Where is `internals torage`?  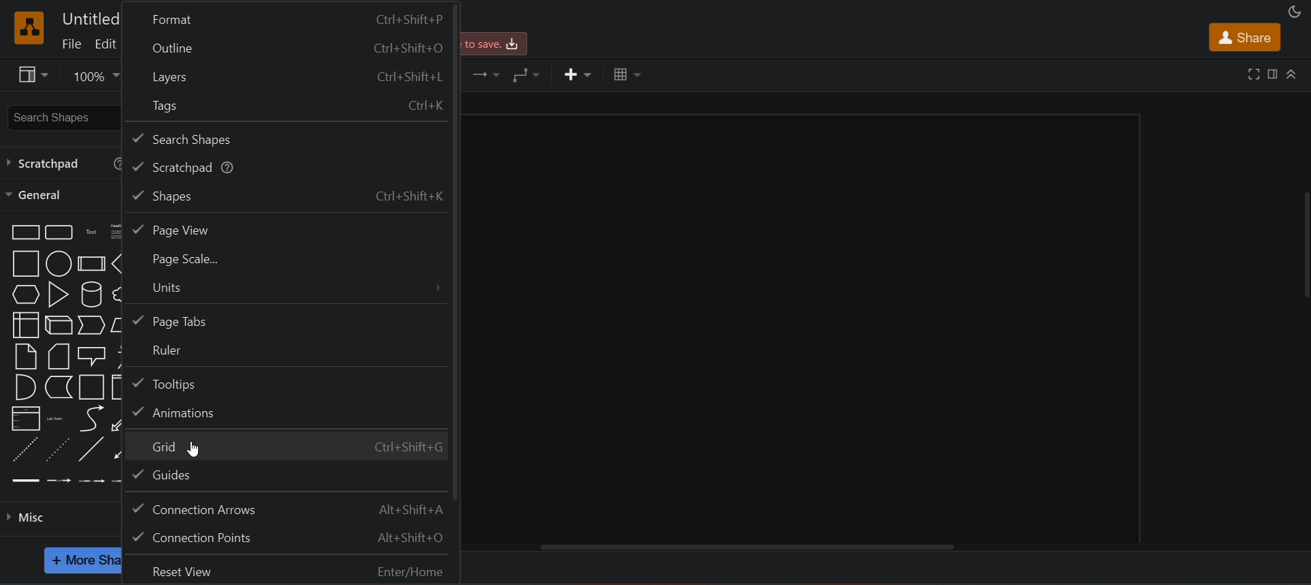
internals torage is located at coordinates (26, 324).